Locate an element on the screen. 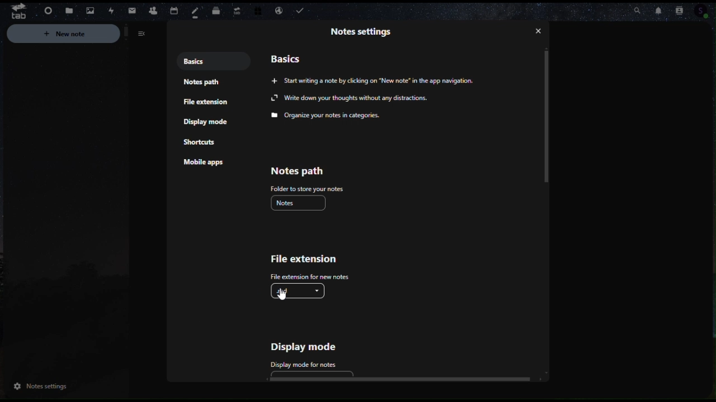 This screenshot has height=402, width=716. close is located at coordinates (540, 31).